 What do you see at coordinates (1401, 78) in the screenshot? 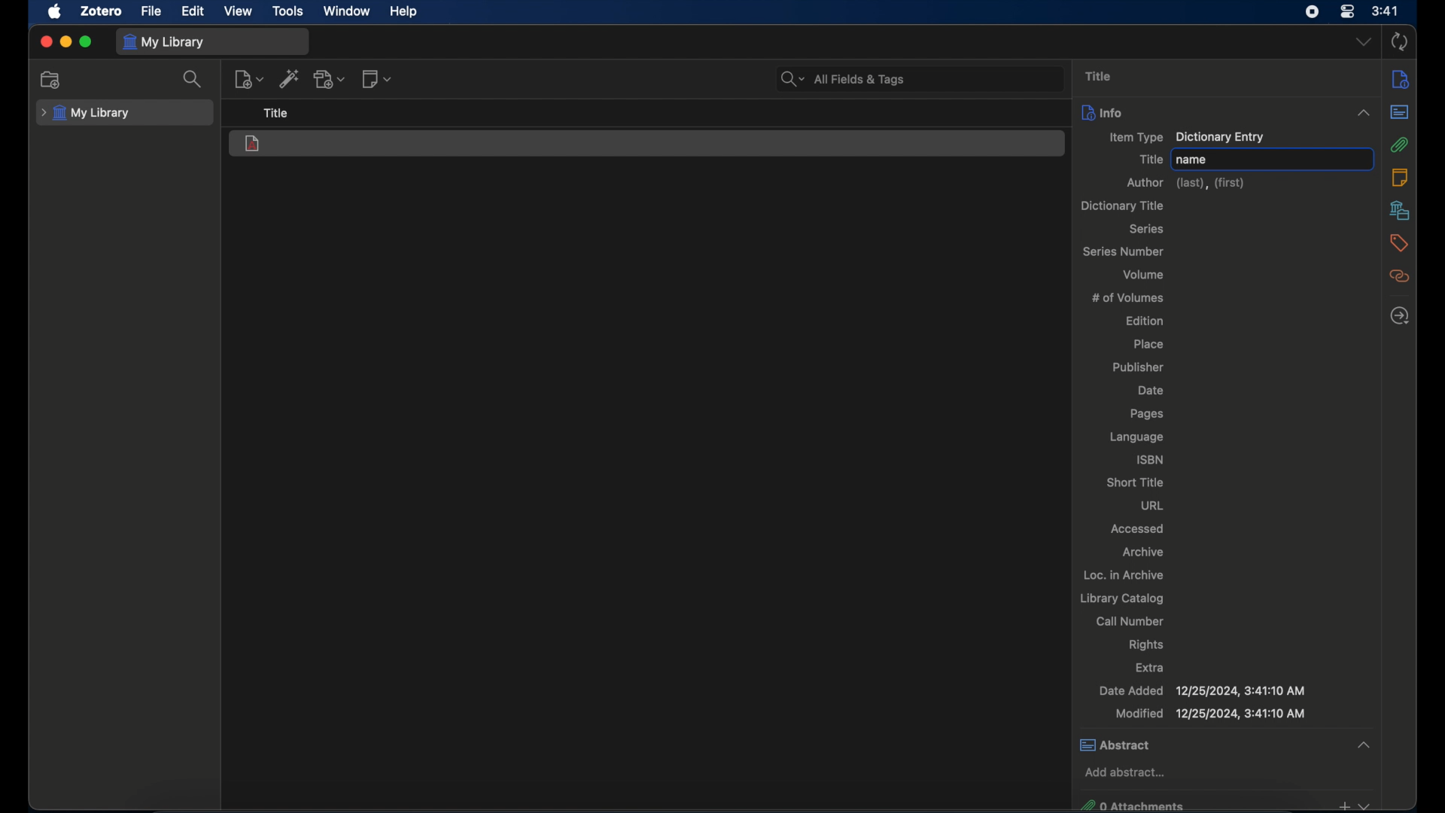
I see `info` at bounding box center [1401, 78].